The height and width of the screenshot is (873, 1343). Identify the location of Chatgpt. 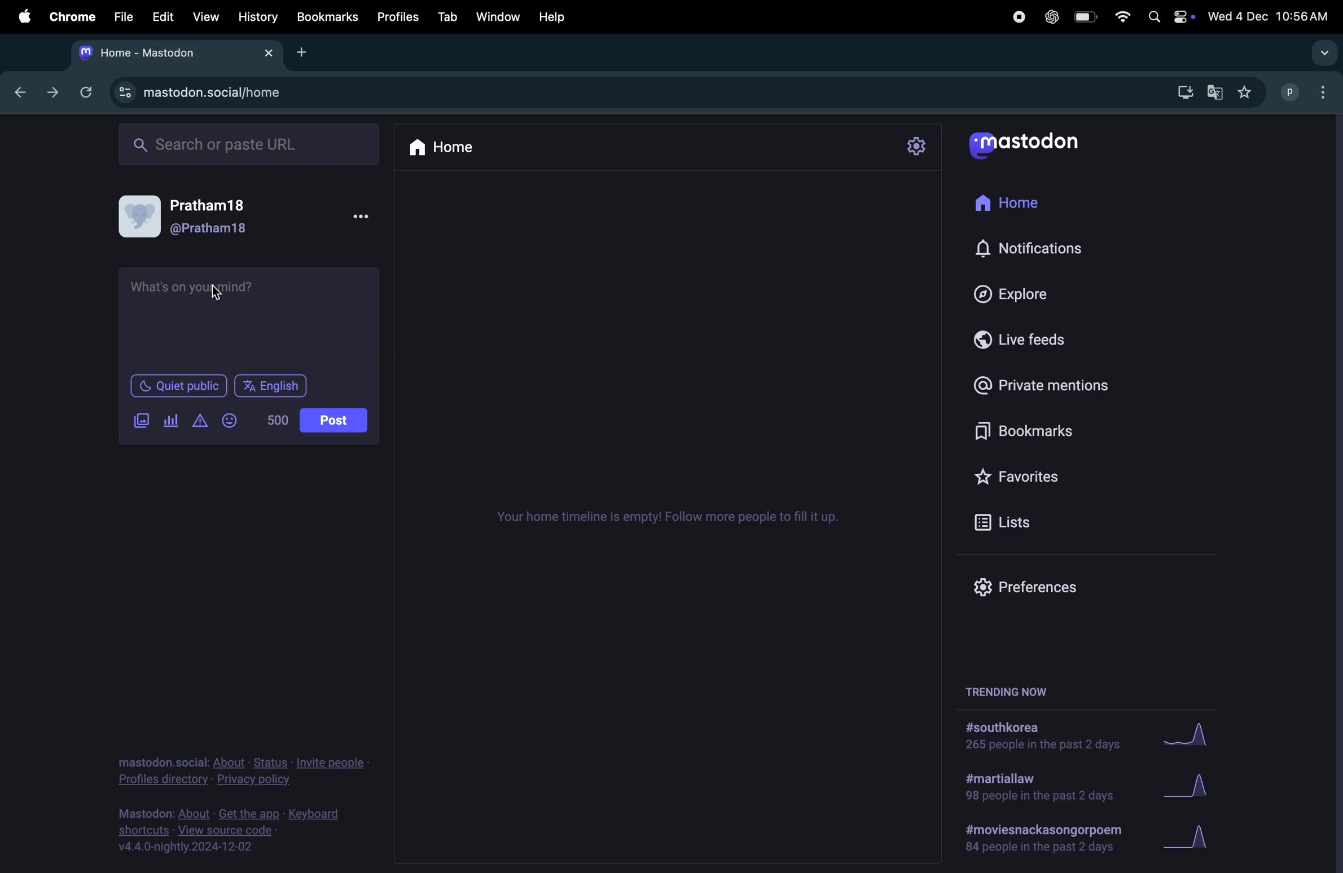
(1050, 17).